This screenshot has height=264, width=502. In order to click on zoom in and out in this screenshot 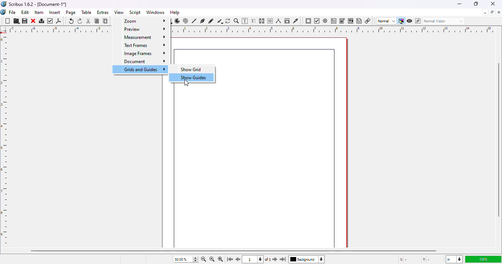, I will do `click(195, 259)`.